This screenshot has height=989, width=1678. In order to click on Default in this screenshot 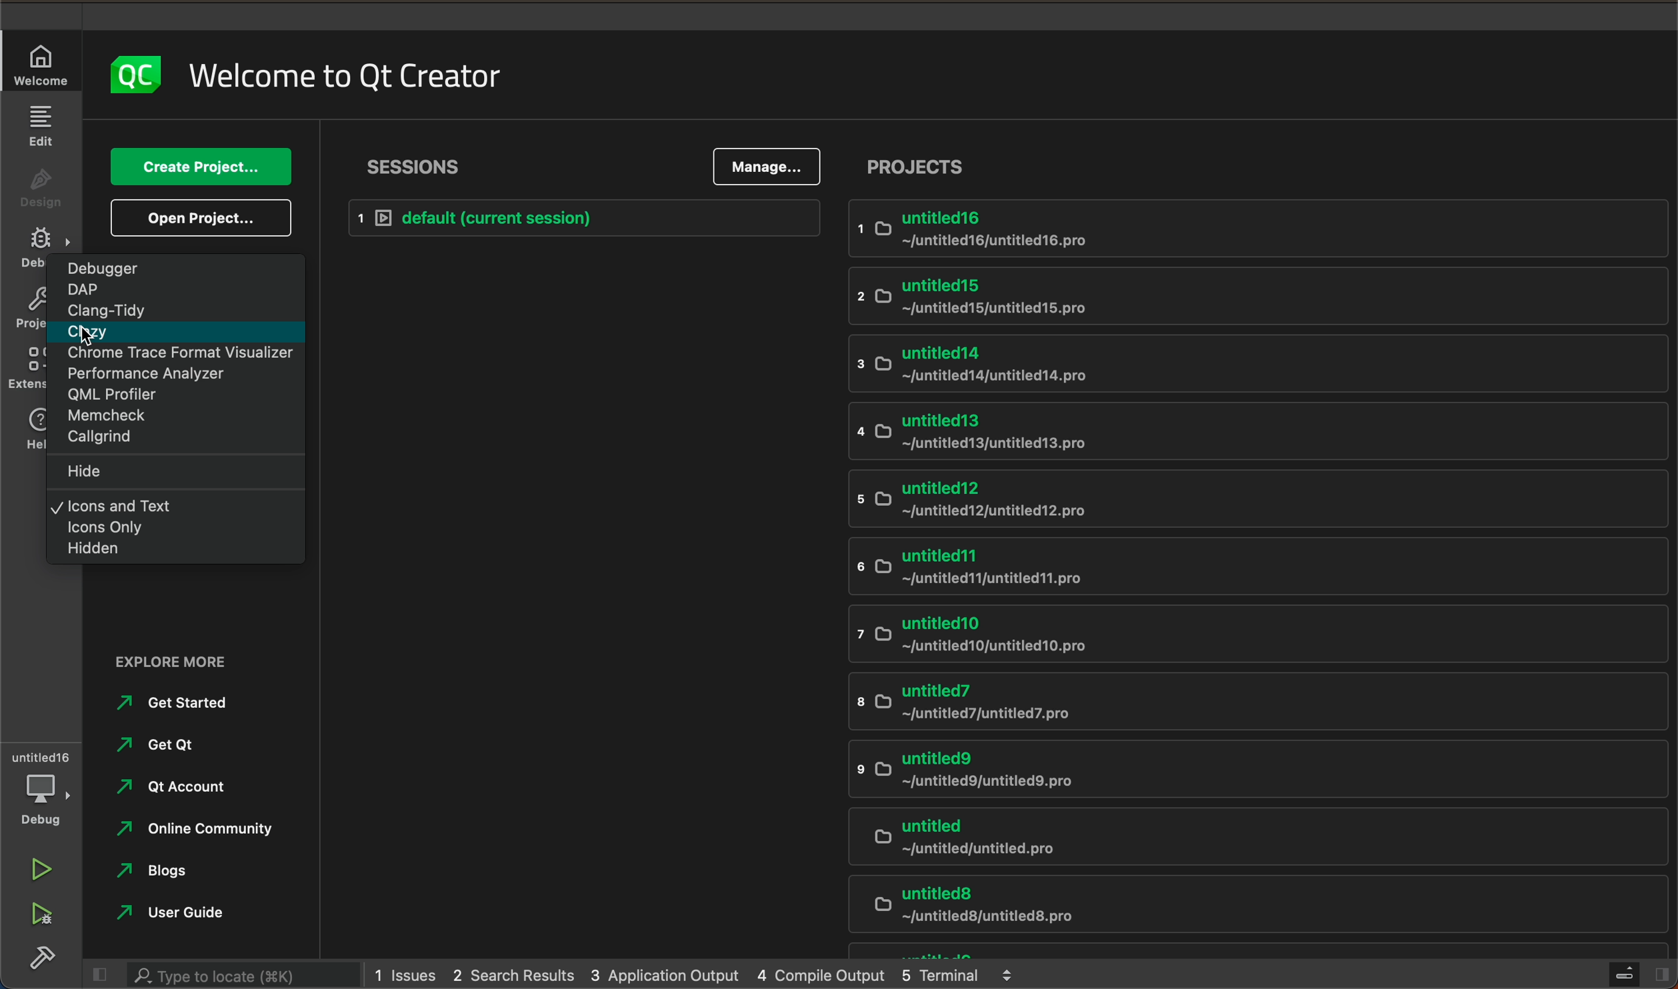, I will do `click(577, 216)`.